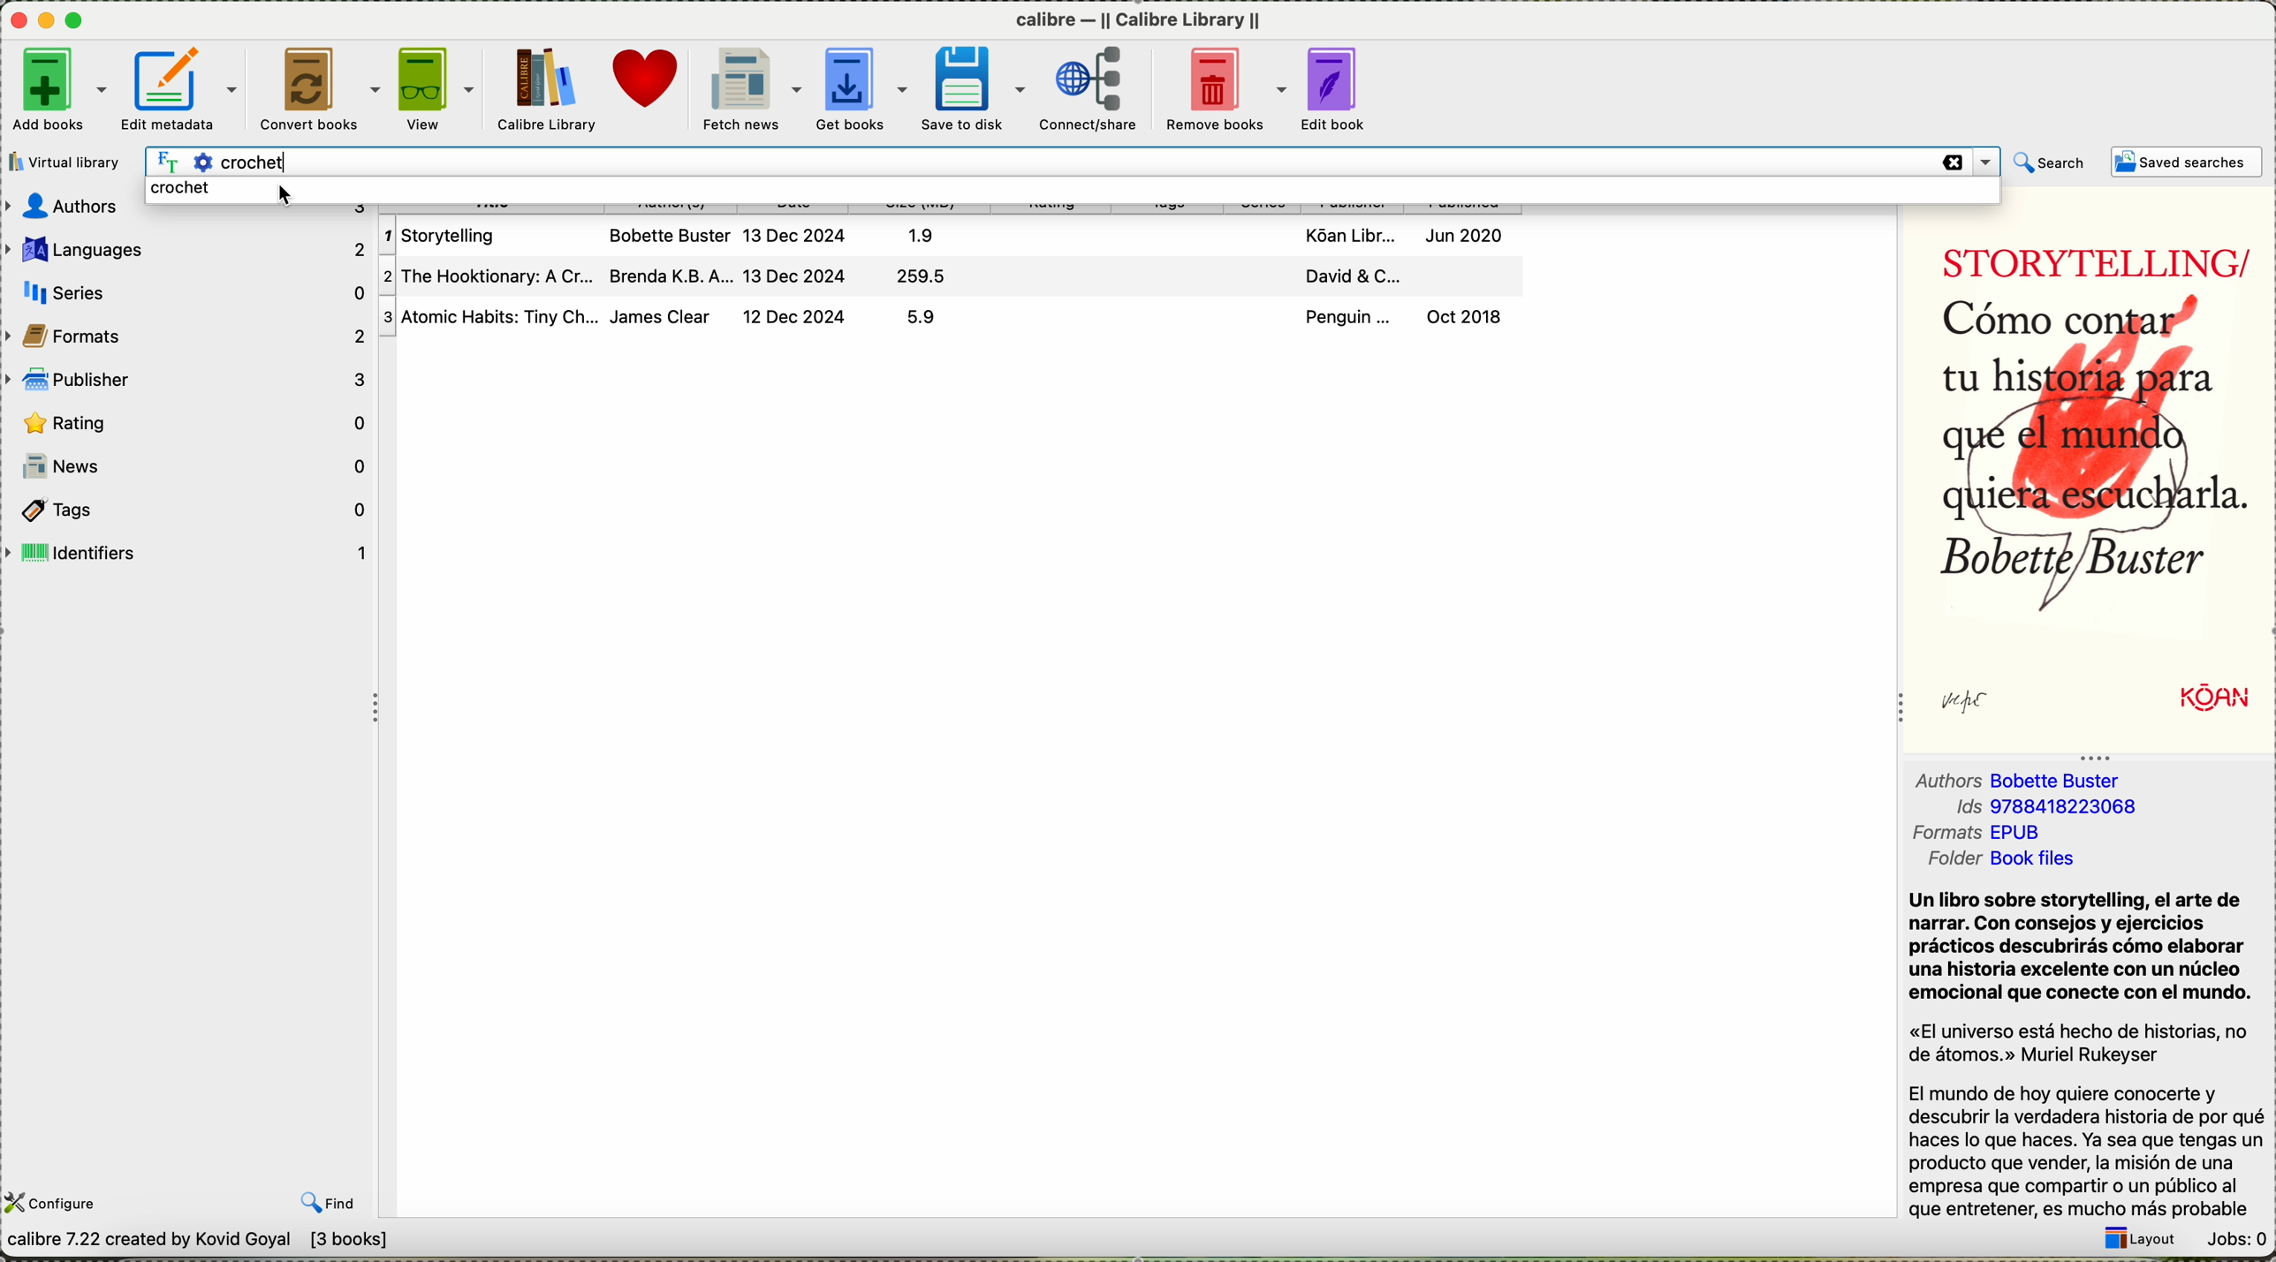  I want to click on sign, so click(1983, 702).